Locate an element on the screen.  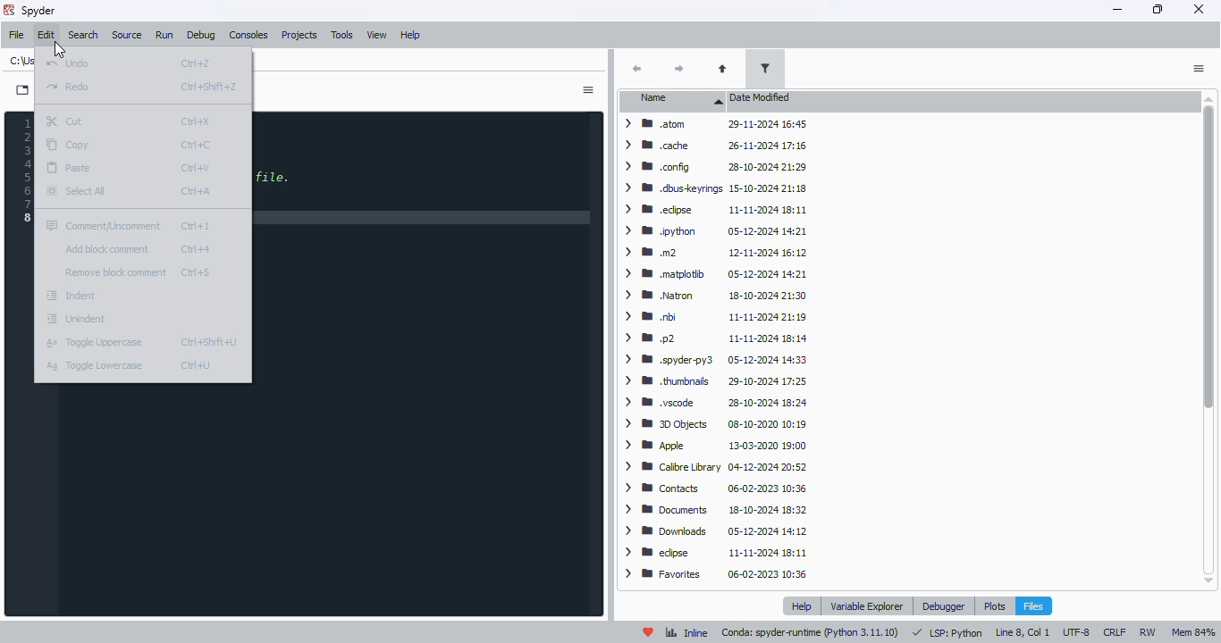
> BB 3DObjects 08-10-2020 10:19 is located at coordinates (716, 425).